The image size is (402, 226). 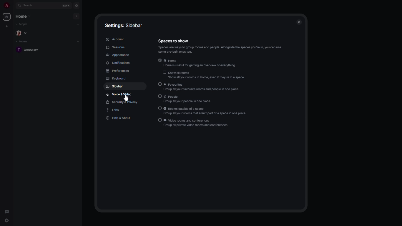 What do you see at coordinates (23, 24) in the screenshot?
I see `people` at bounding box center [23, 24].